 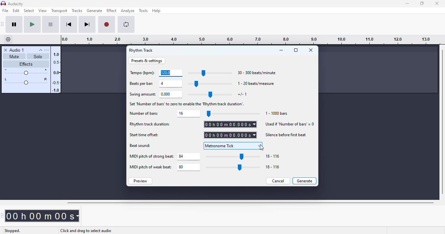 I want to click on pan, so click(x=26, y=81).